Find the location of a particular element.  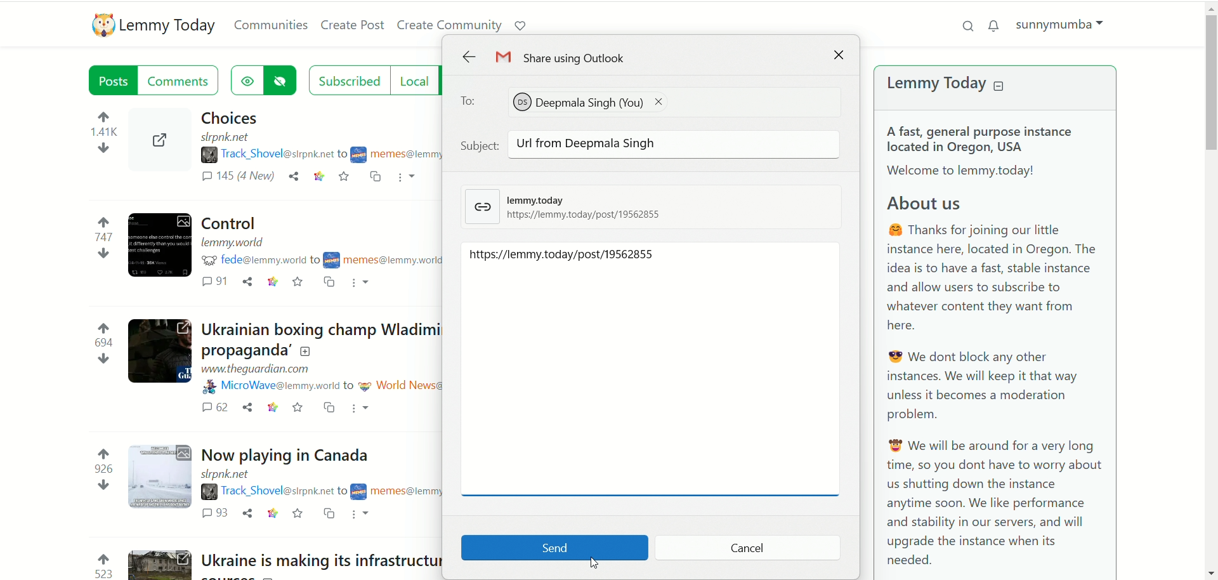

local is located at coordinates (413, 79).